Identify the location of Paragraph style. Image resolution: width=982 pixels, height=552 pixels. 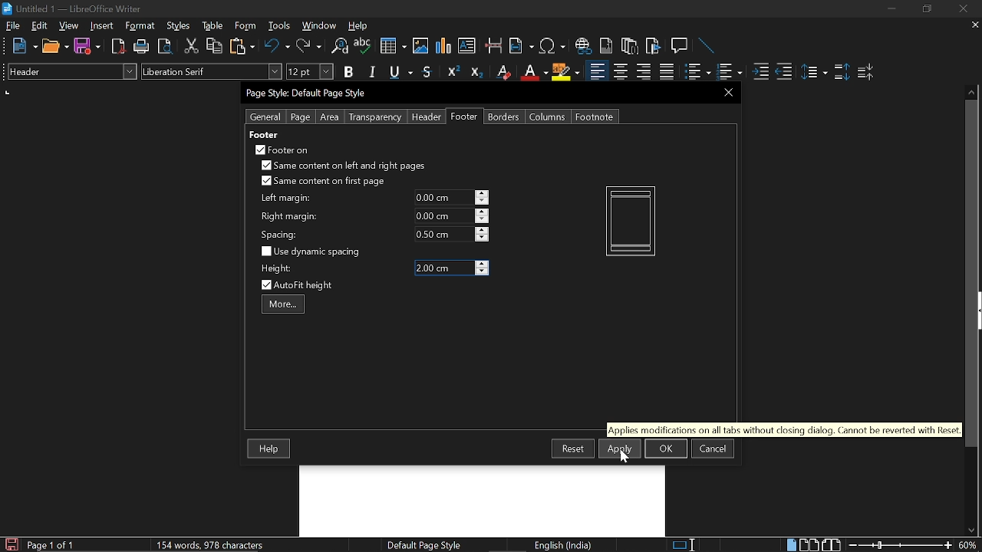
(70, 71).